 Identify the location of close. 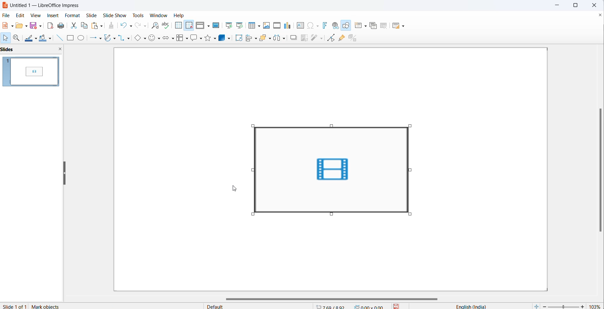
(595, 5).